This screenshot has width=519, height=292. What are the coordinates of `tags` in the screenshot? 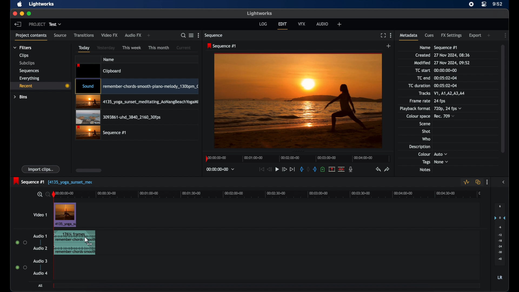 It's located at (426, 162).